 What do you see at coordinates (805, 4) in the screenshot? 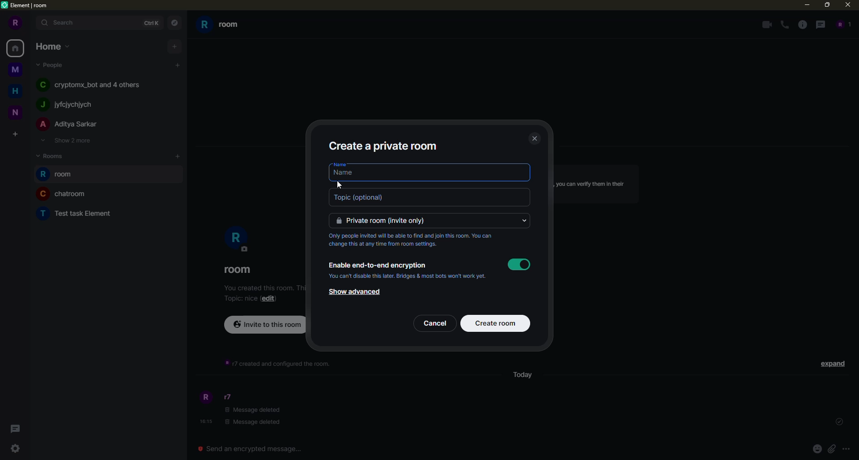
I see `minimize` at bounding box center [805, 4].